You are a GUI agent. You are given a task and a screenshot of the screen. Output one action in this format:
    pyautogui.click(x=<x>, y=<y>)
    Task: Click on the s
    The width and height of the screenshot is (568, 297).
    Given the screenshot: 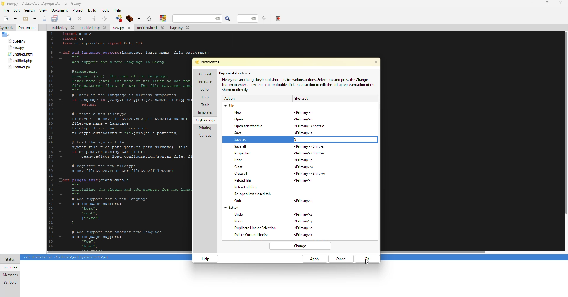 What is the action you would take?
    pyautogui.click(x=297, y=139)
    